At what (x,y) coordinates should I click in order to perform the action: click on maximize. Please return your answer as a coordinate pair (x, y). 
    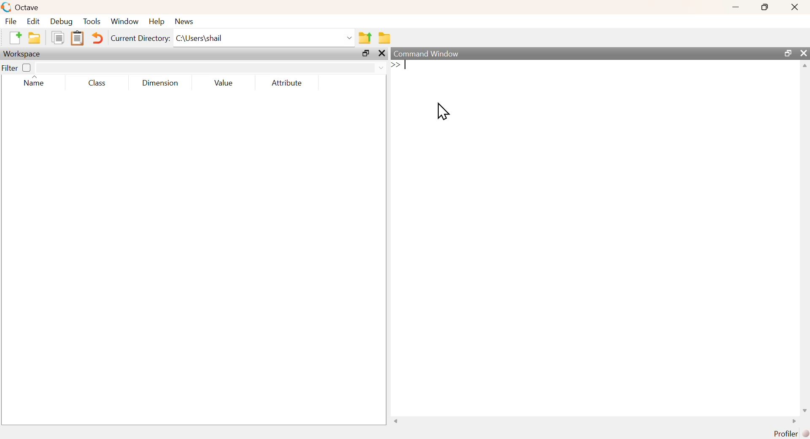
    Looking at the image, I should click on (366, 53).